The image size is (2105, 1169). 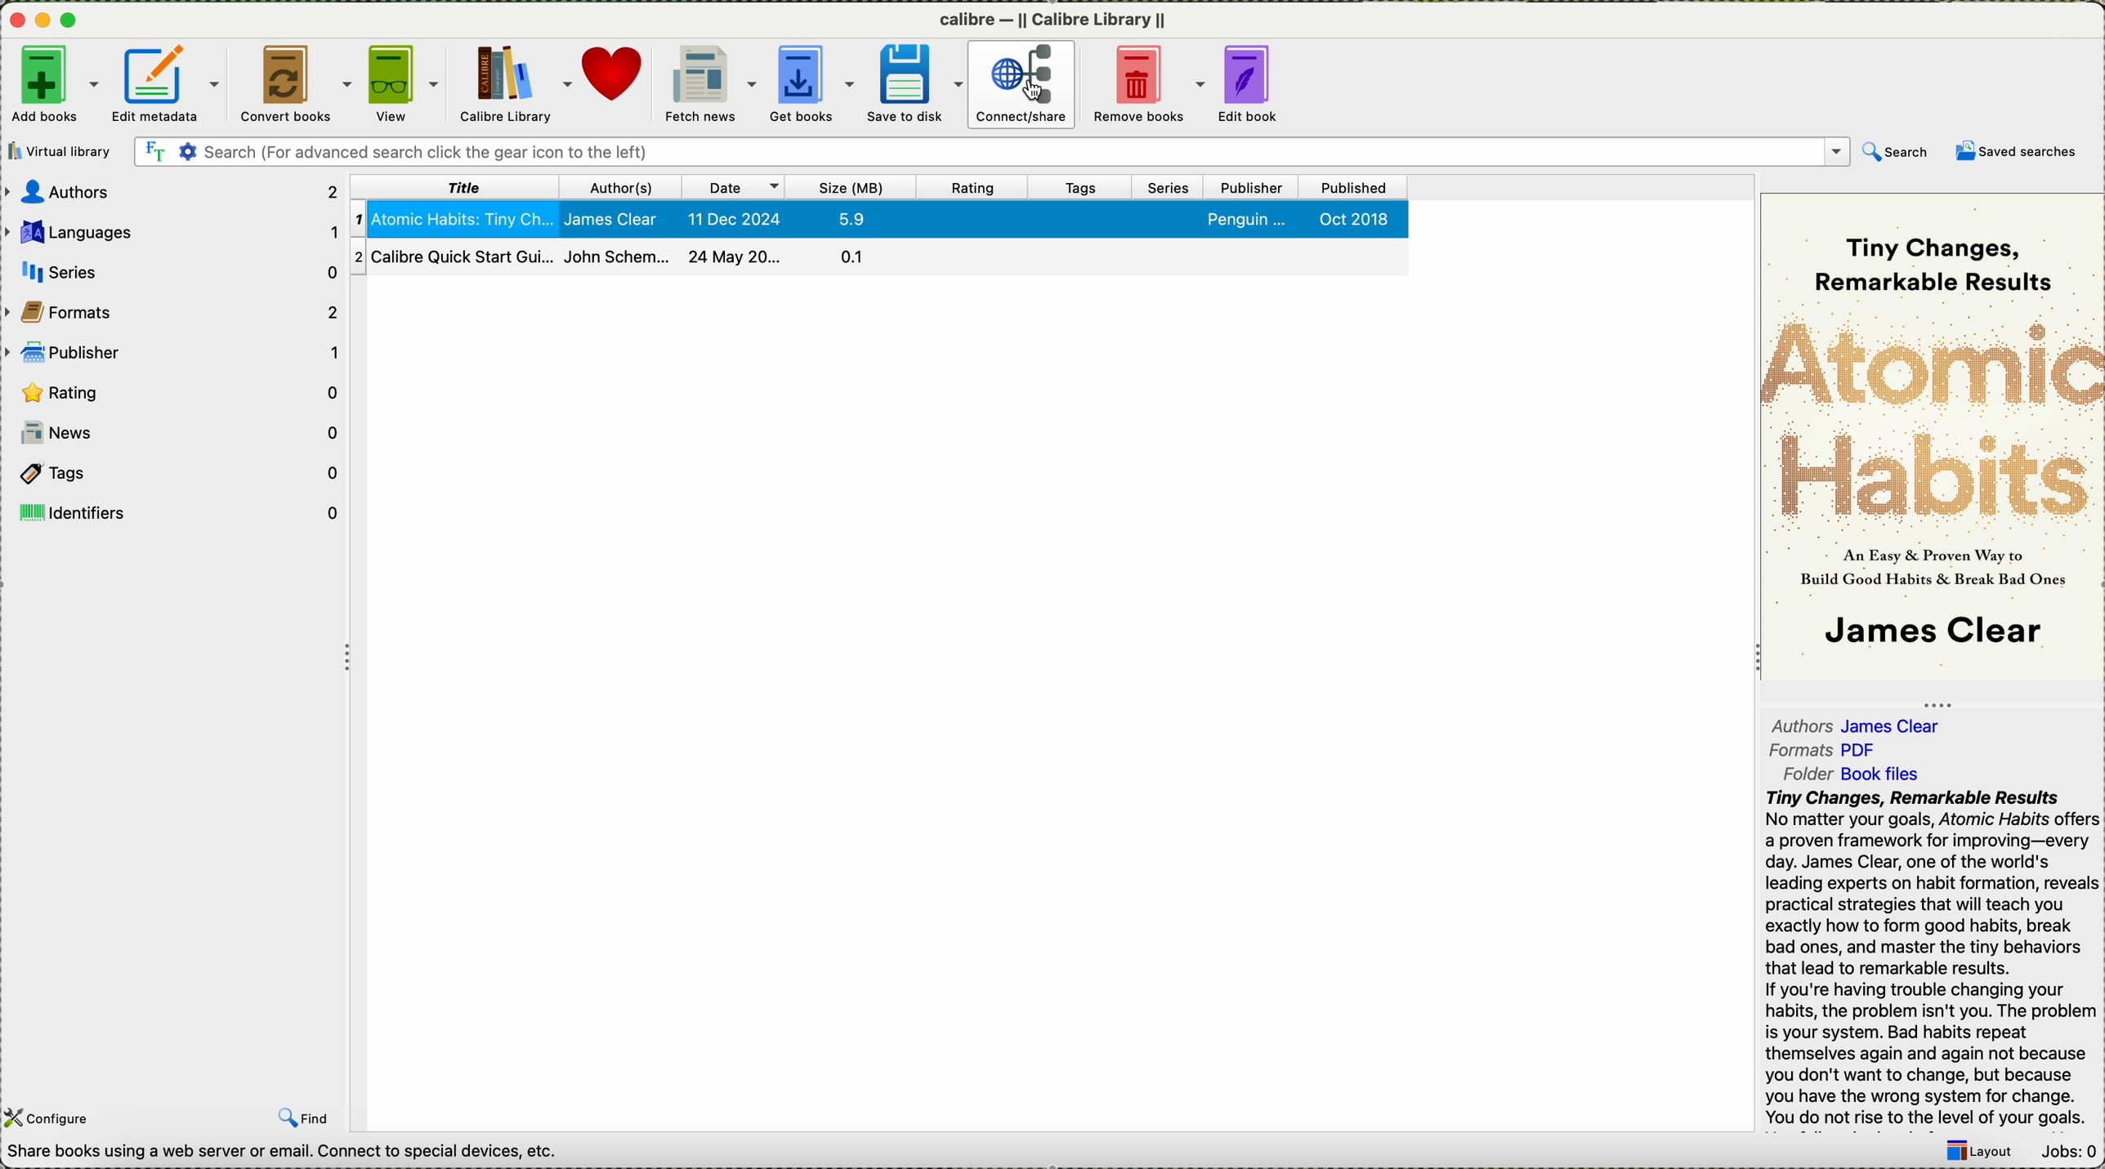 I want to click on tags, so click(x=174, y=475).